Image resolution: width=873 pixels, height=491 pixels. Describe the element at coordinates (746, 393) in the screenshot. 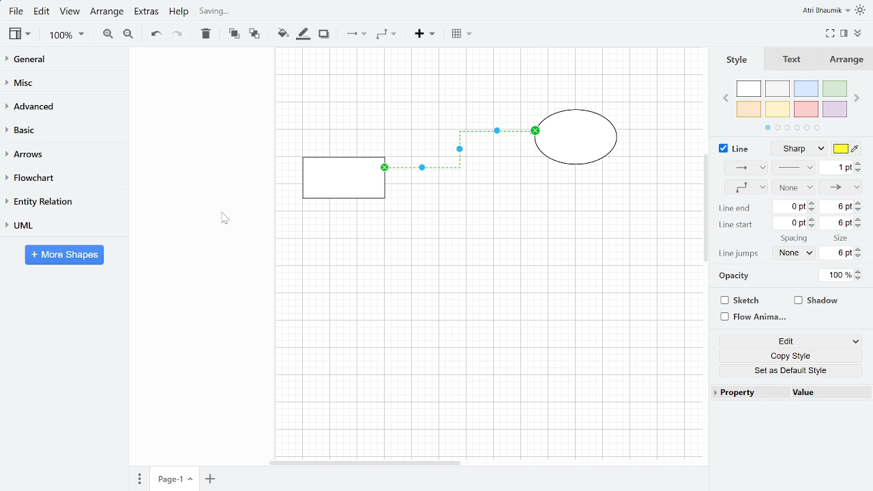

I see `property` at that location.